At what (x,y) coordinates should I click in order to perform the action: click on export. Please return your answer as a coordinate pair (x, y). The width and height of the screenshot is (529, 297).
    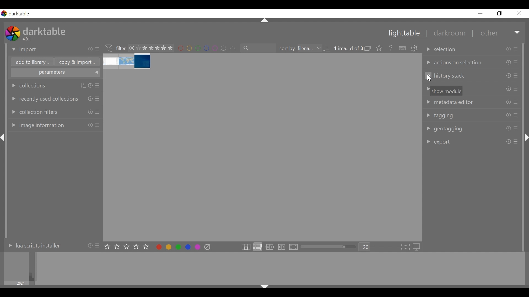
    Looking at the image, I should click on (439, 142).